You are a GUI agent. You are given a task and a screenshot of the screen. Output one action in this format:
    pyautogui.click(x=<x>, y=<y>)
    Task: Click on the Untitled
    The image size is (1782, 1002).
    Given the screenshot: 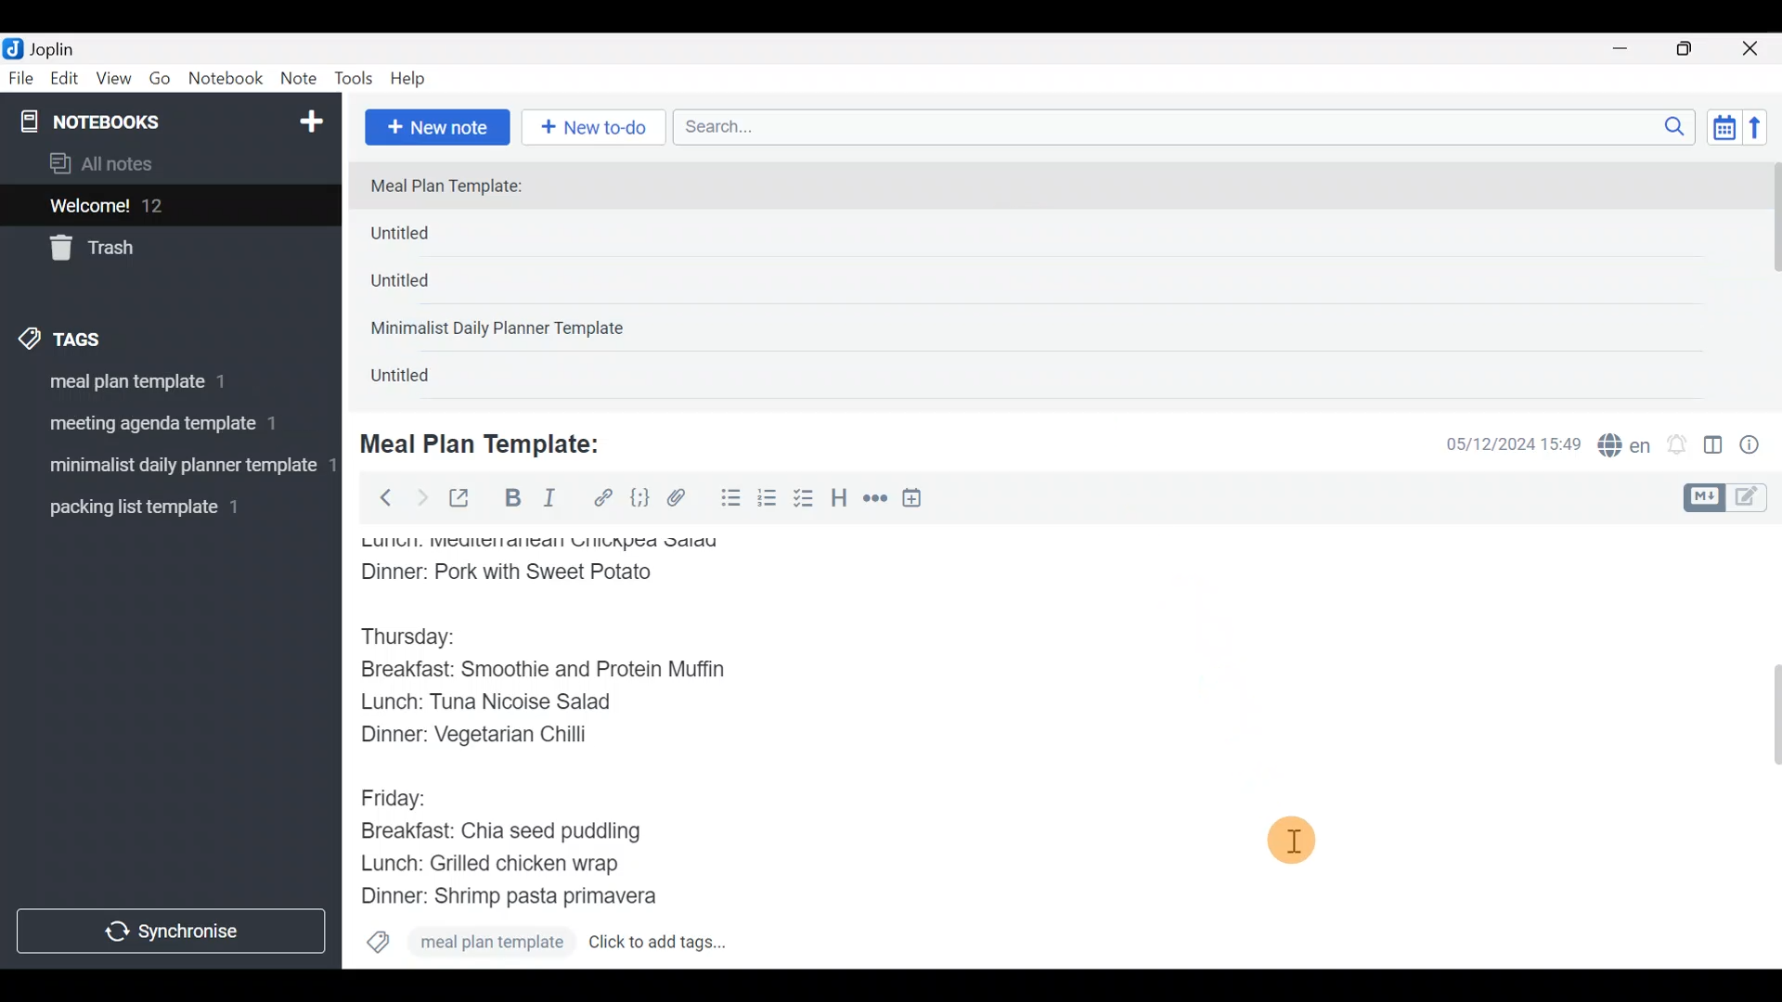 What is the action you would take?
    pyautogui.click(x=431, y=238)
    